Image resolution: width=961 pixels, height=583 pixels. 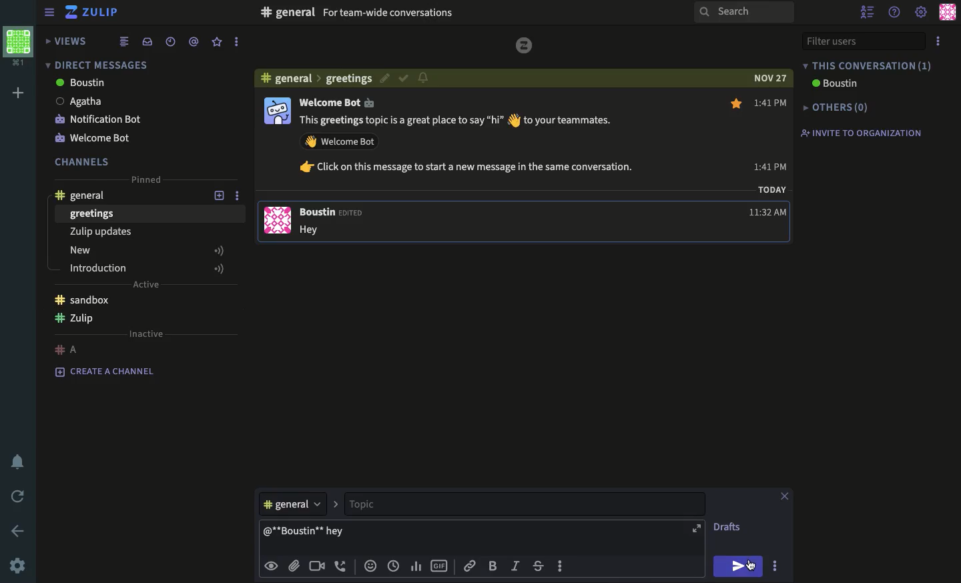 I want to click on search, so click(x=745, y=13).